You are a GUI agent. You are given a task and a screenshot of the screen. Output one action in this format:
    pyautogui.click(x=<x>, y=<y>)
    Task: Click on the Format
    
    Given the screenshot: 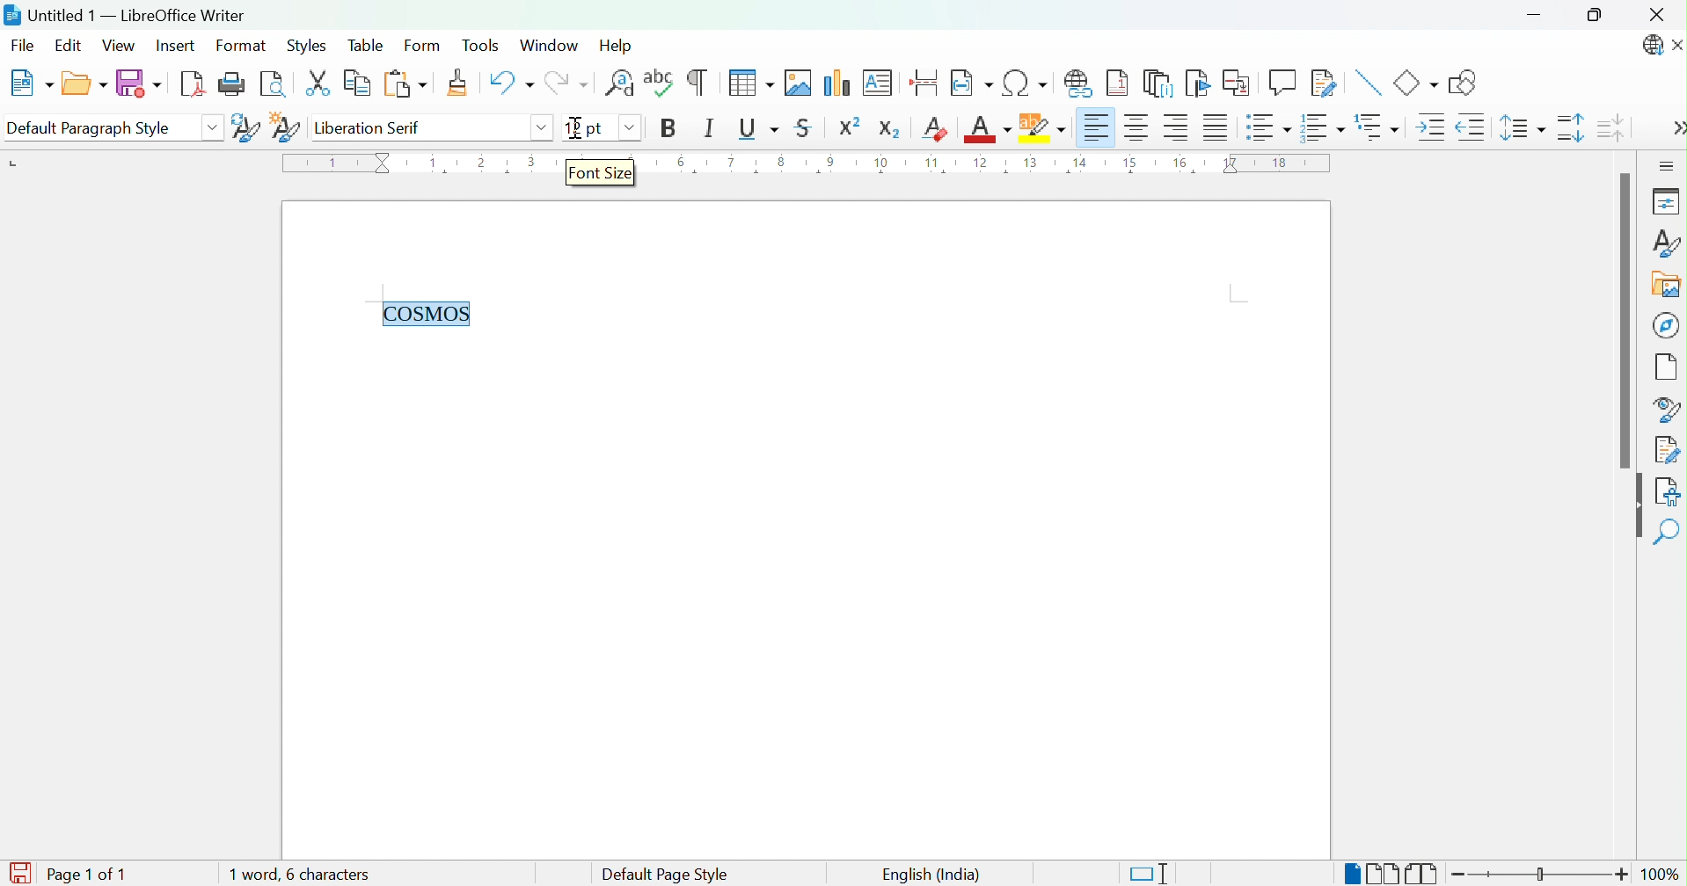 What is the action you would take?
    pyautogui.click(x=239, y=47)
    